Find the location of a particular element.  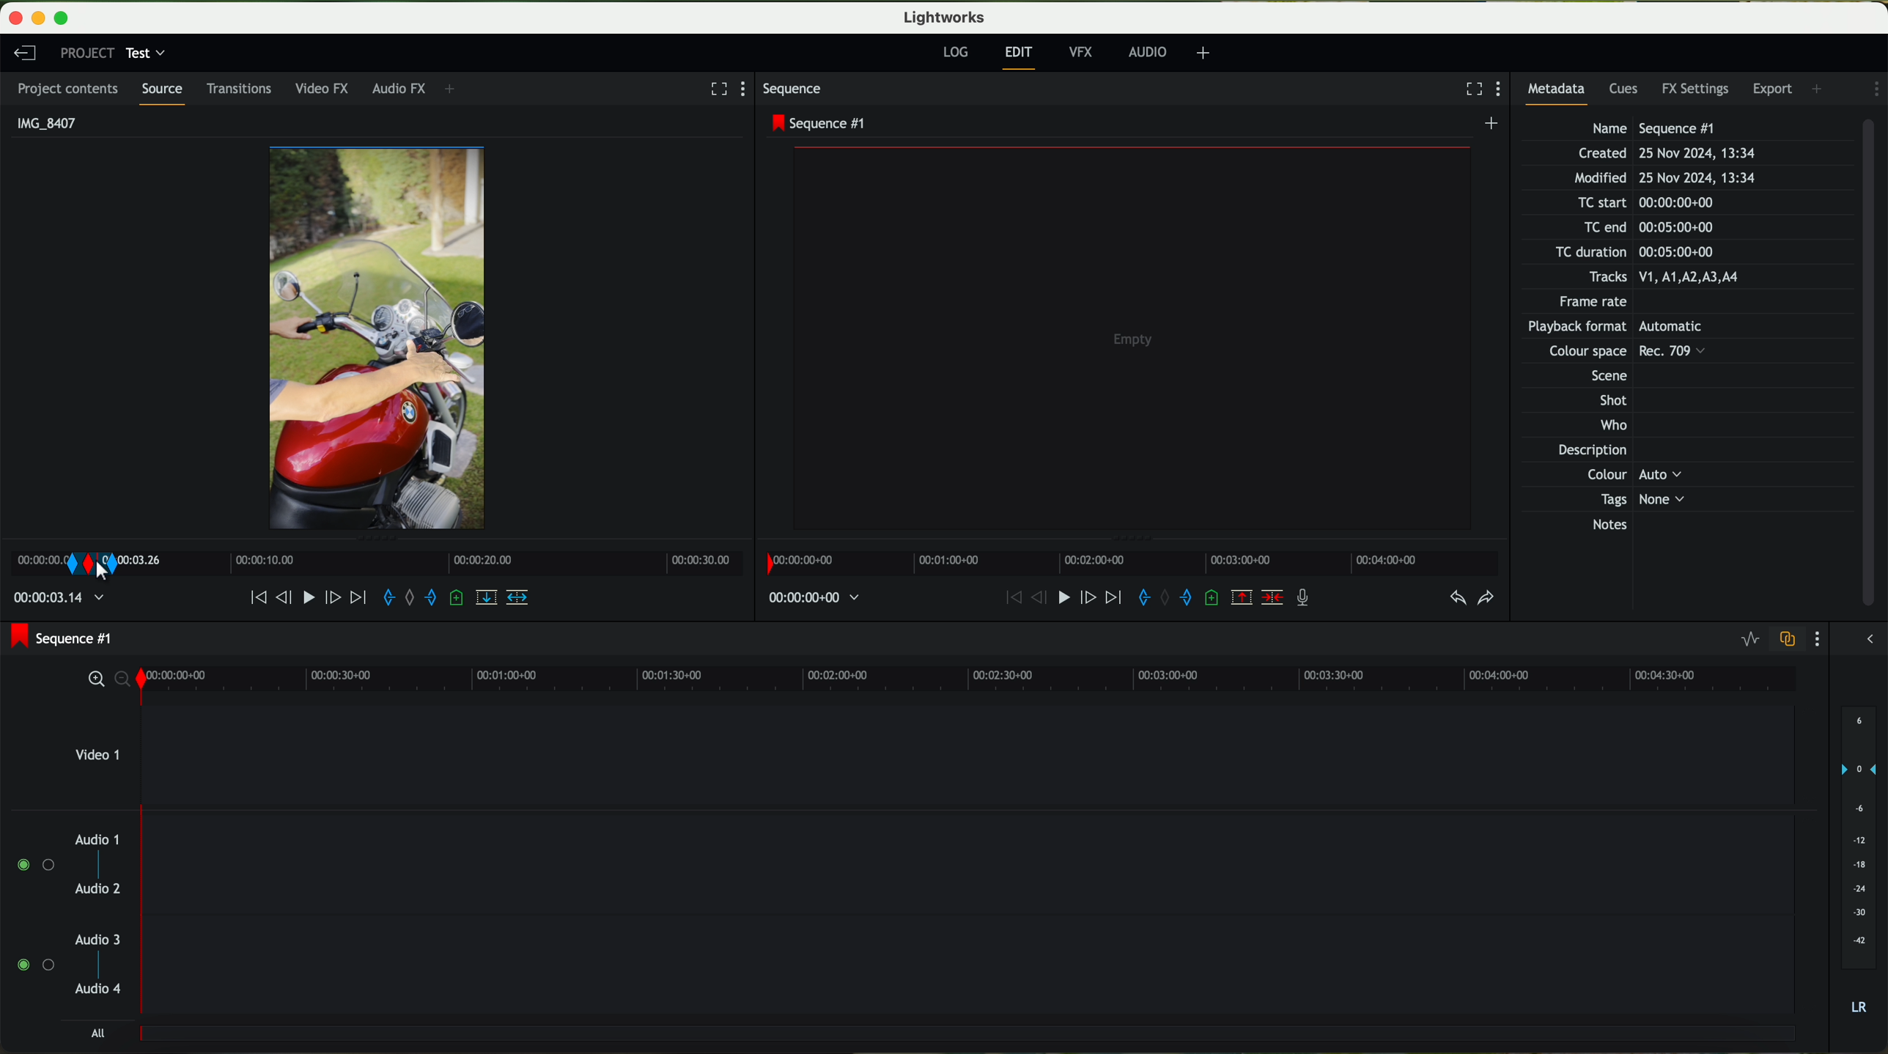

audio FX is located at coordinates (397, 89).